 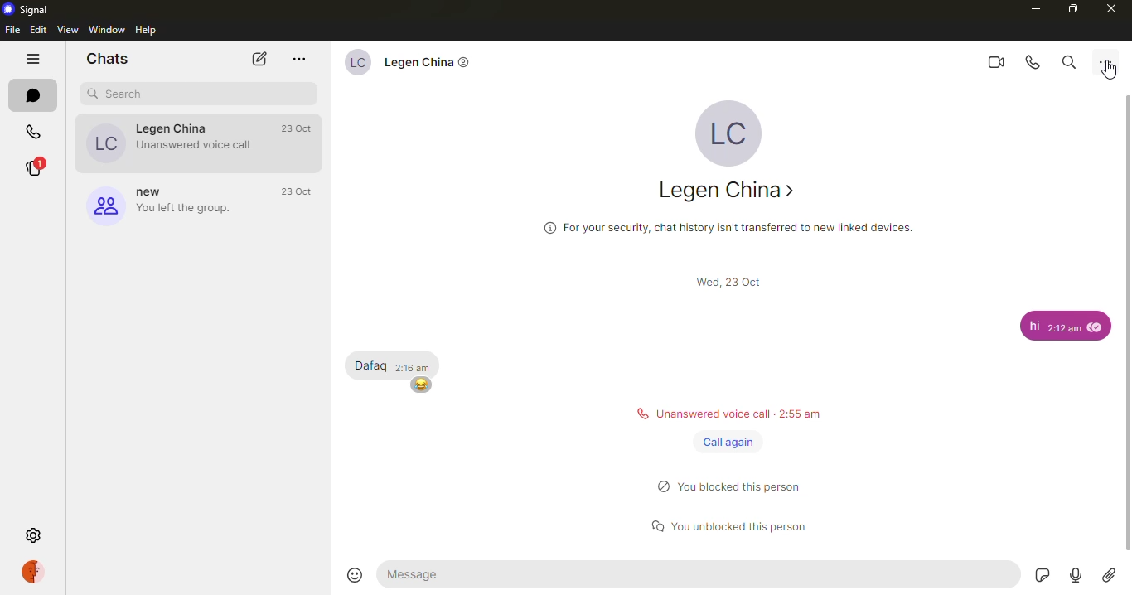 I want to click on message, so click(x=699, y=574).